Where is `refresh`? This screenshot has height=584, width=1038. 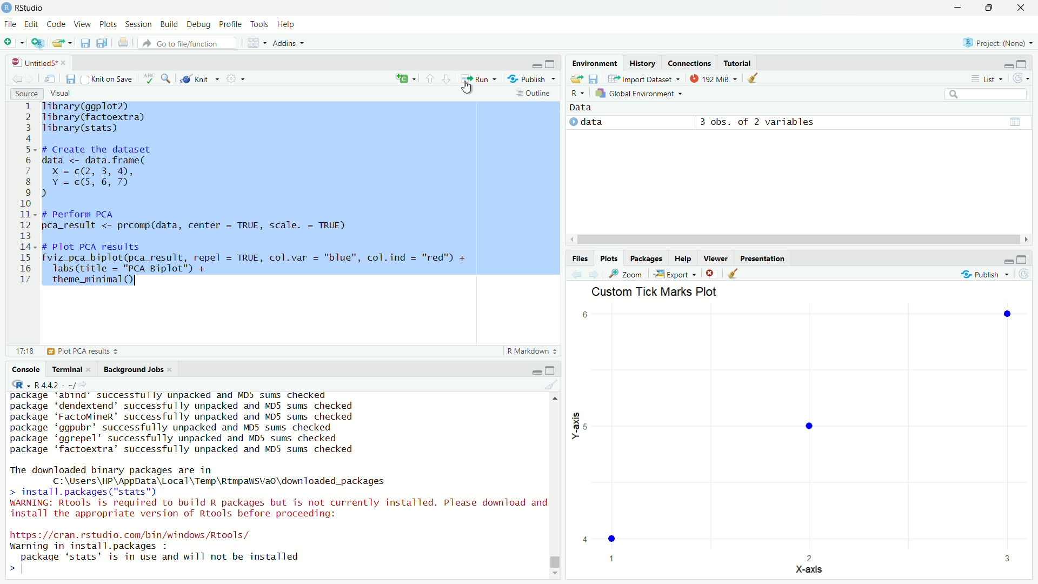 refresh is located at coordinates (1020, 78).